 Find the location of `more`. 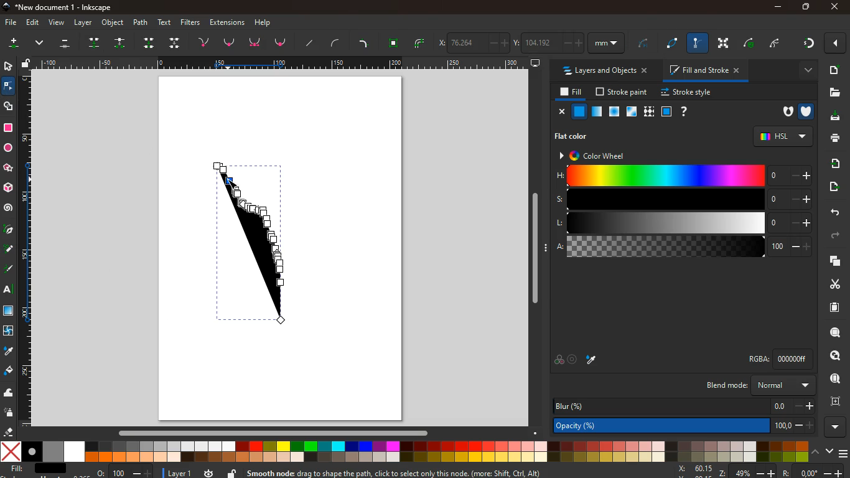

more is located at coordinates (13, 45).